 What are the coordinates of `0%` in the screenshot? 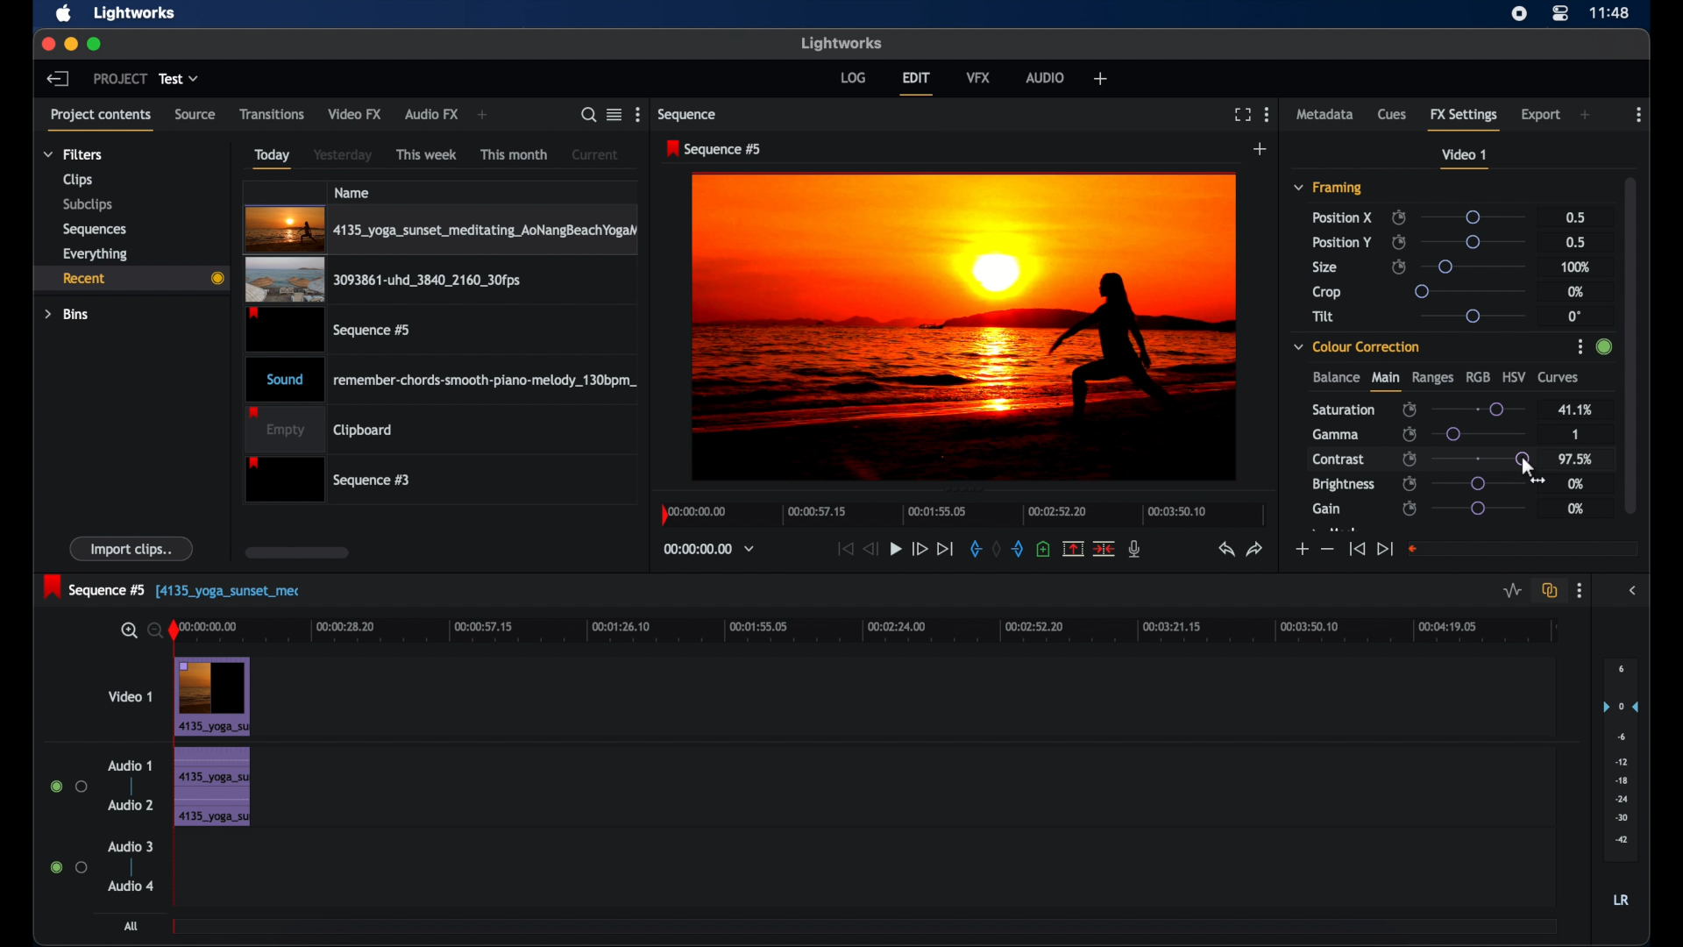 It's located at (1577, 484).